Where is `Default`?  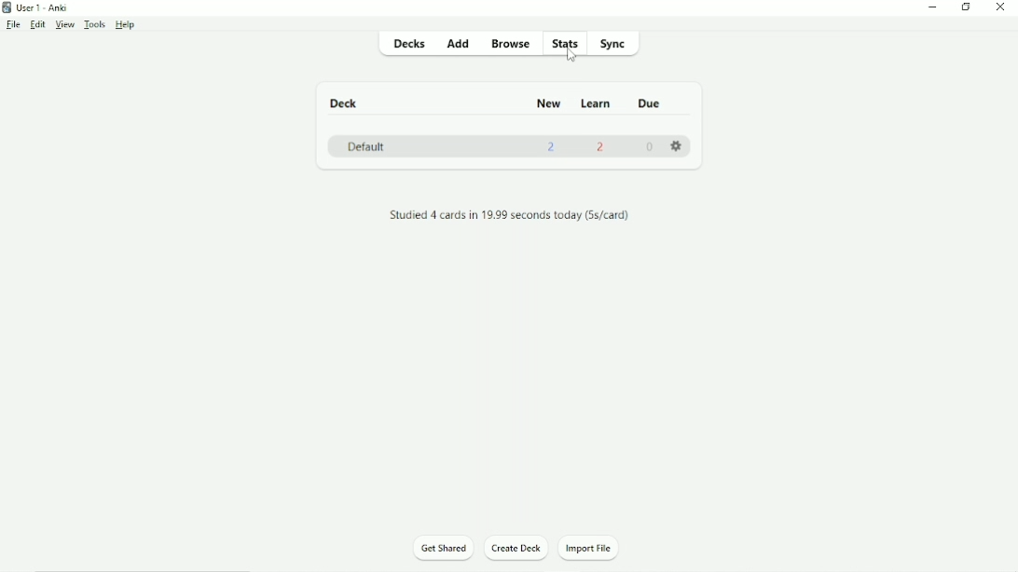
Default is located at coordinates (366, 146).